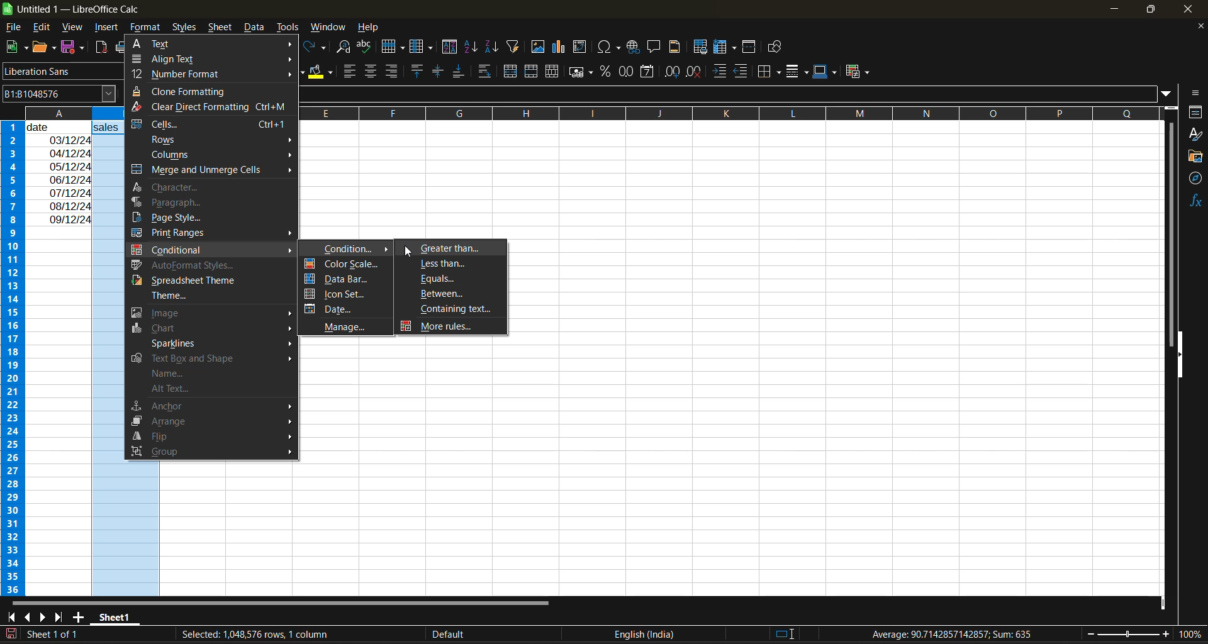  Describe the element at coordinates (211, 359) in the screenshot. I see `text box and shape` at that location.